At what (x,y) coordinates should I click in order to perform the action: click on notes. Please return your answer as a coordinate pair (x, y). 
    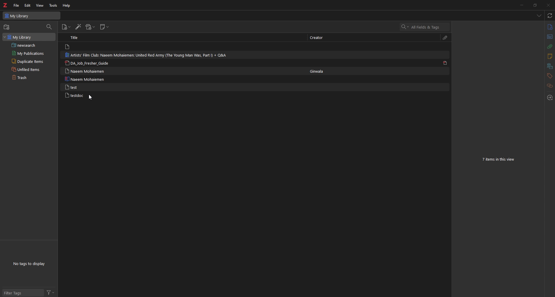
    Looking at the image, I should click on (550, 57).